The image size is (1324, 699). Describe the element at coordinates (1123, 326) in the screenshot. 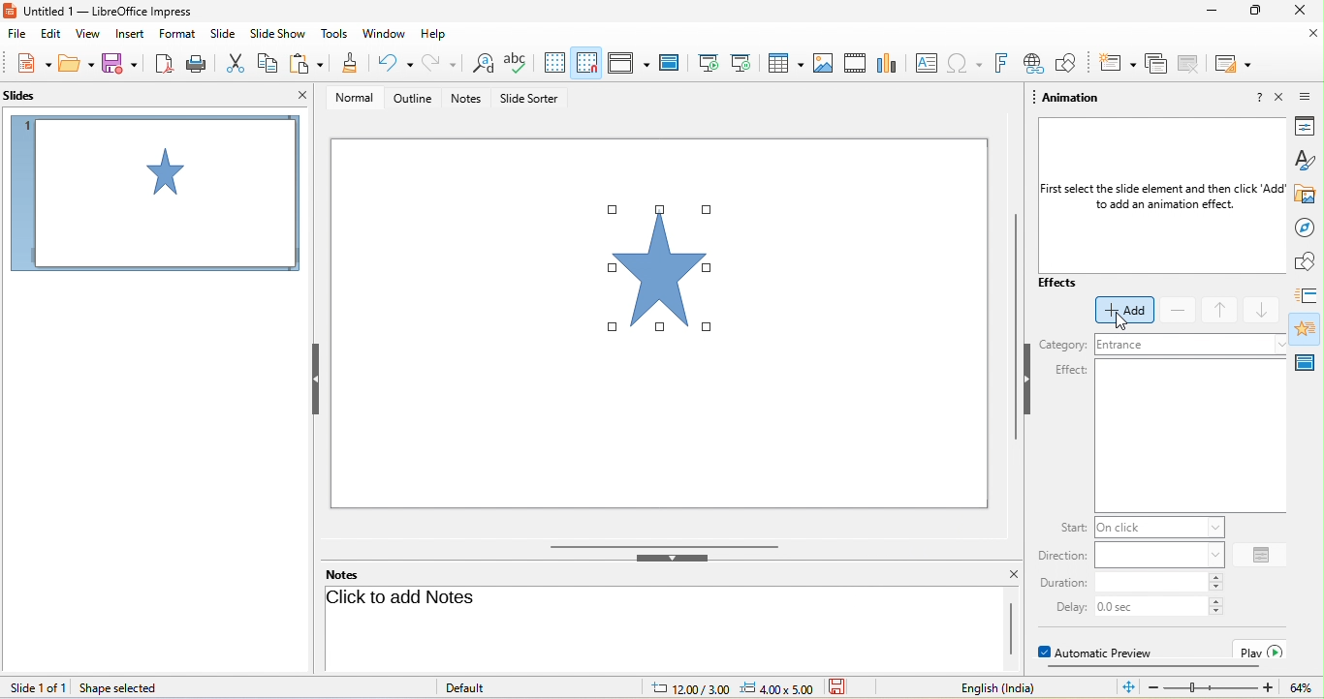

I see `cursor movement` at that location.